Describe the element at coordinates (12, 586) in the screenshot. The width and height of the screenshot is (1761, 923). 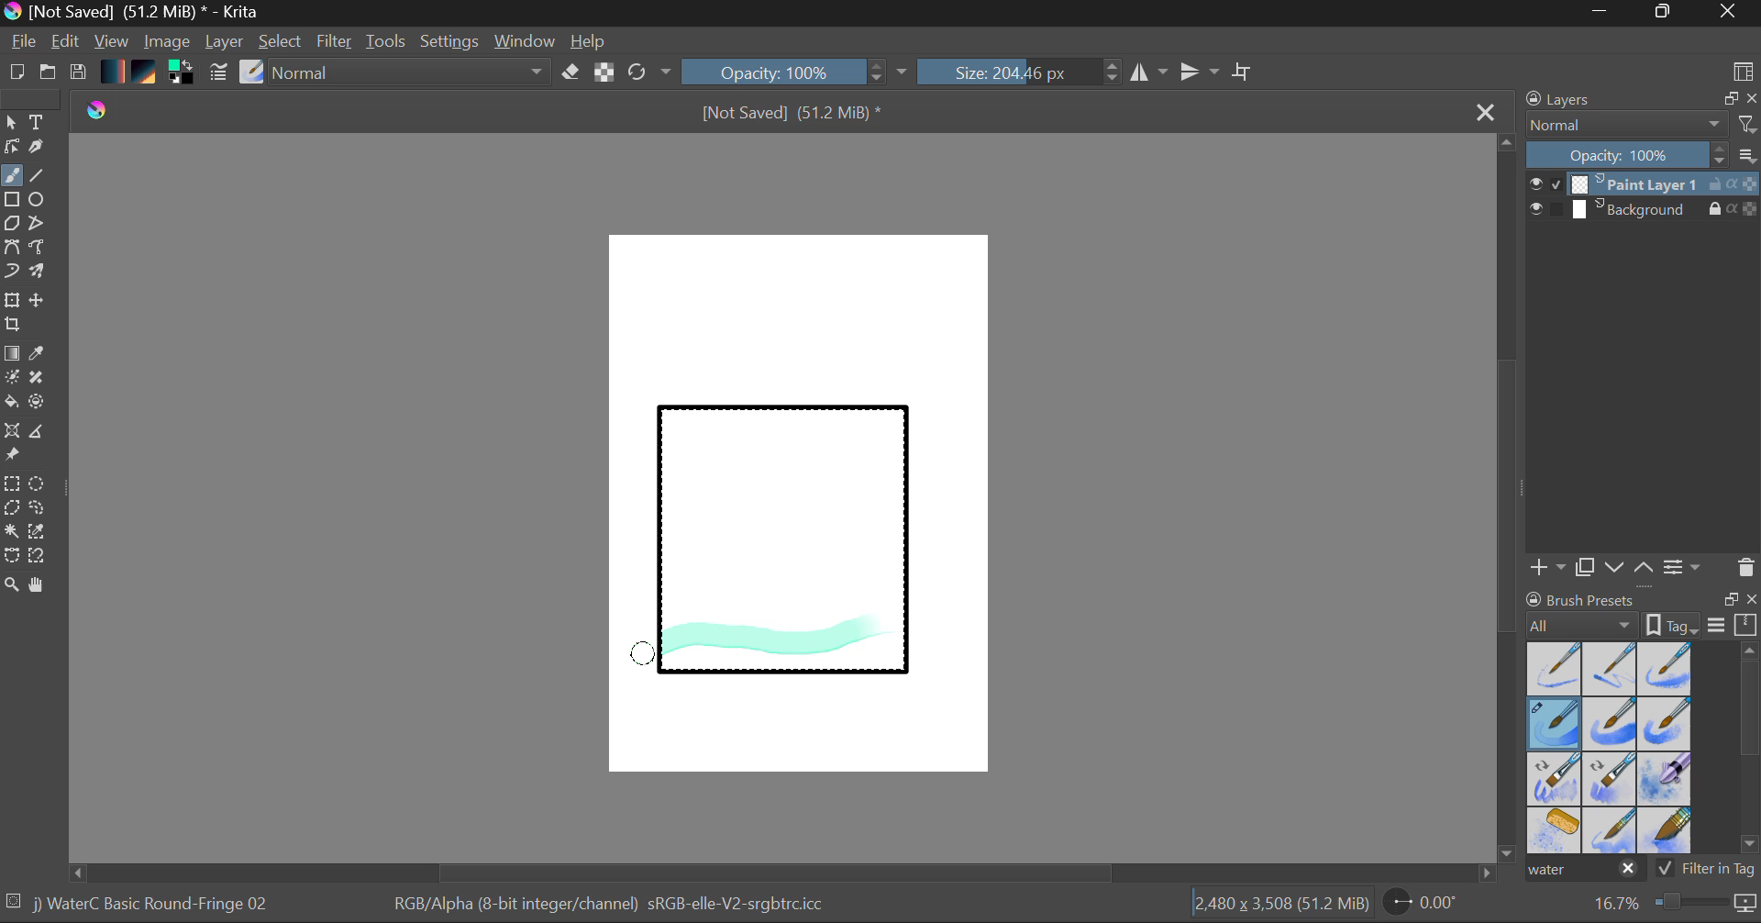
I see `Zoom` at that location.